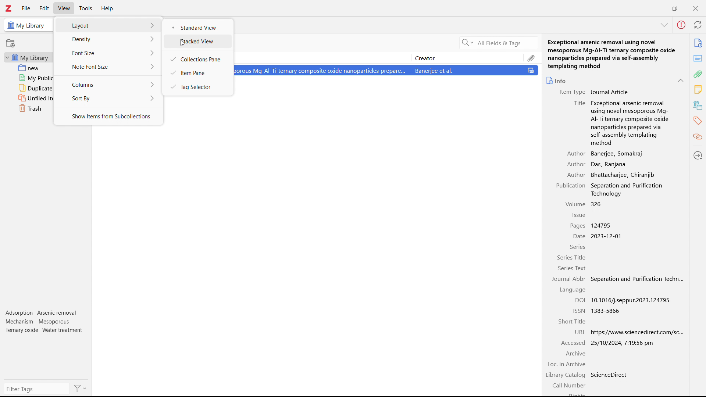 Image resolution: width=706 pixels, height=397 pixels. Describe the element at coordinates (577, 247) in the screenshot. I see `Series` at that location.